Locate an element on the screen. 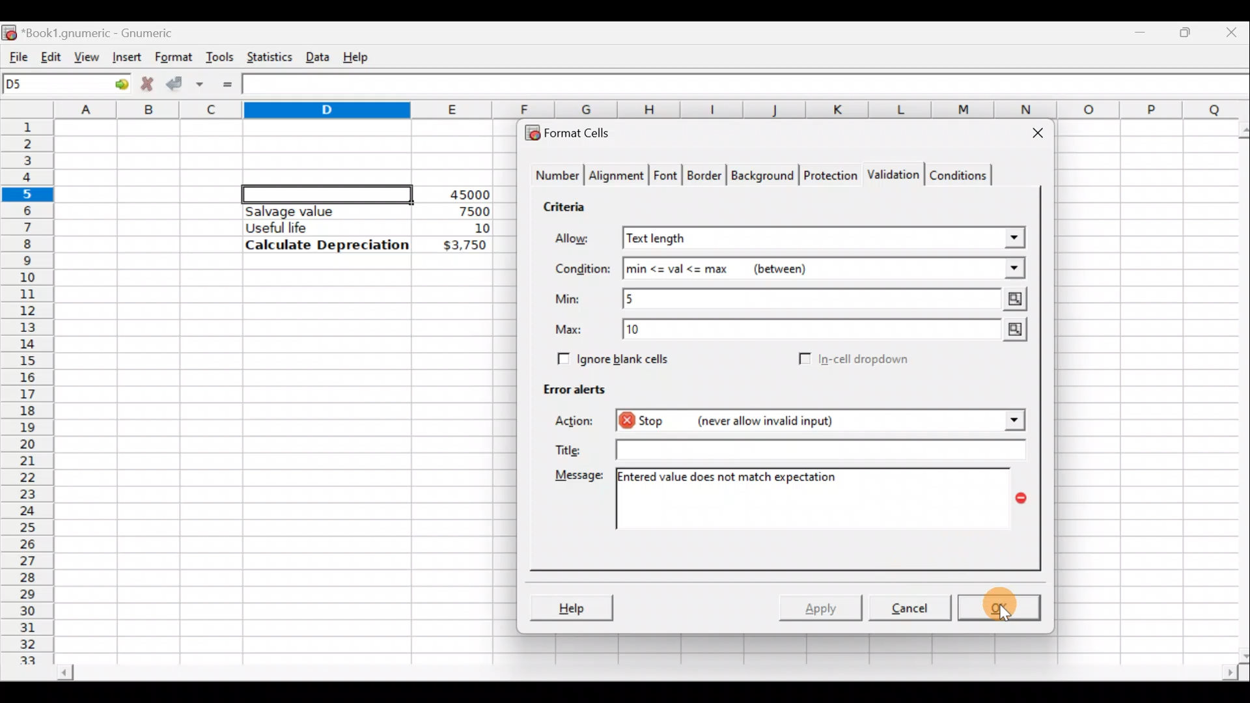 The width and height of the screenshot is (1250, 703). Close is located at coordinates (1234, 31).